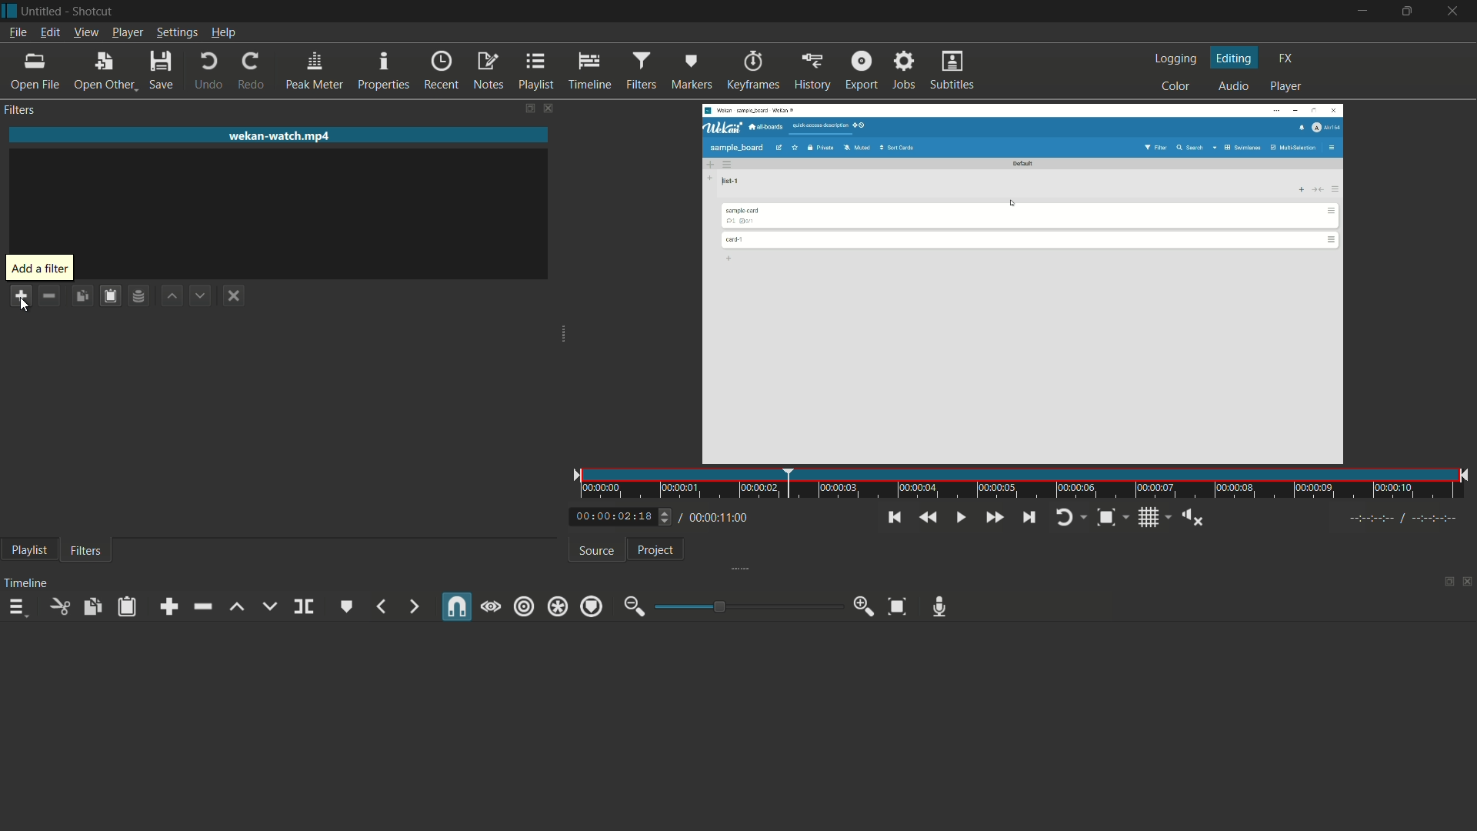  Describe the element at coordinates (16, 33) in the screenshot. I see `file menu` at that location.